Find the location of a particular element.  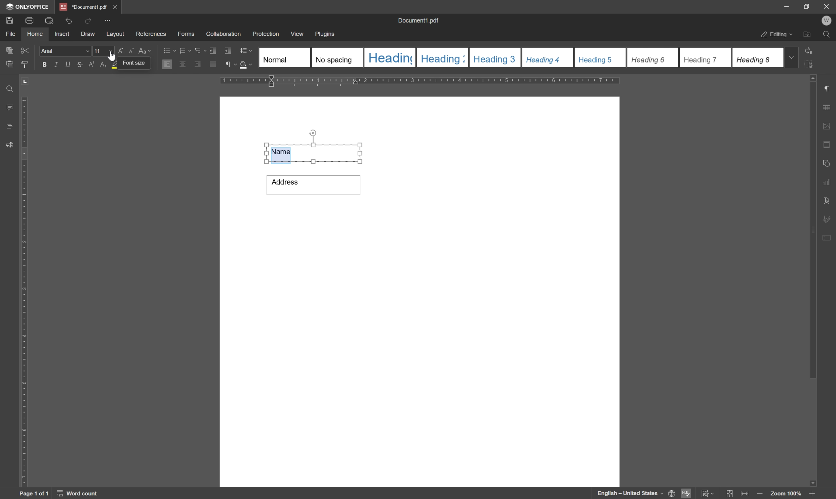

zoom in is located at coordinates (811, 494).